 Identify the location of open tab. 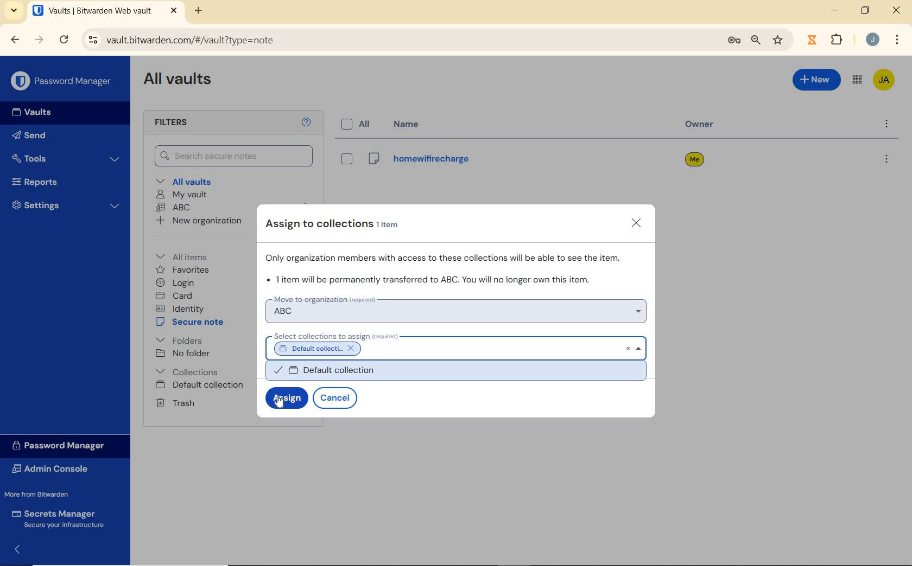
(105, 10).